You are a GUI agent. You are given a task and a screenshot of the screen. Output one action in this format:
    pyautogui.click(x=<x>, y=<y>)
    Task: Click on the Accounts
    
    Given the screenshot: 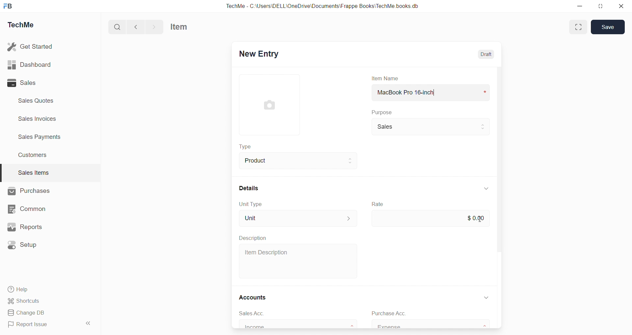 What is the action you would take?
    pyautogui.click(x=252, y=297)
    